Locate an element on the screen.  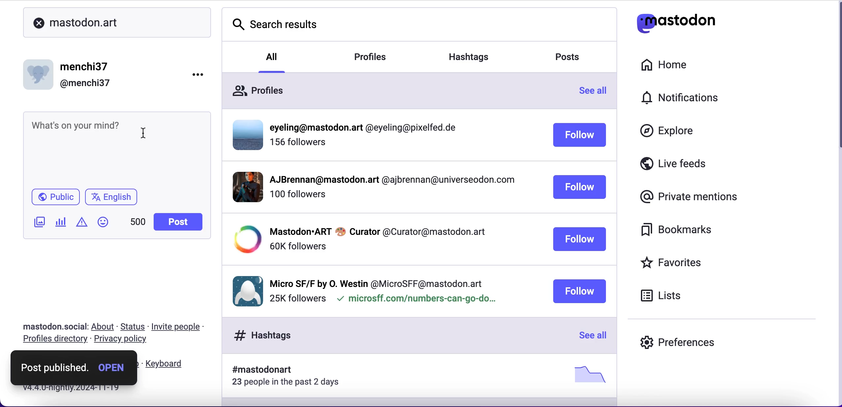
lists is located at coordinates (666, 297).